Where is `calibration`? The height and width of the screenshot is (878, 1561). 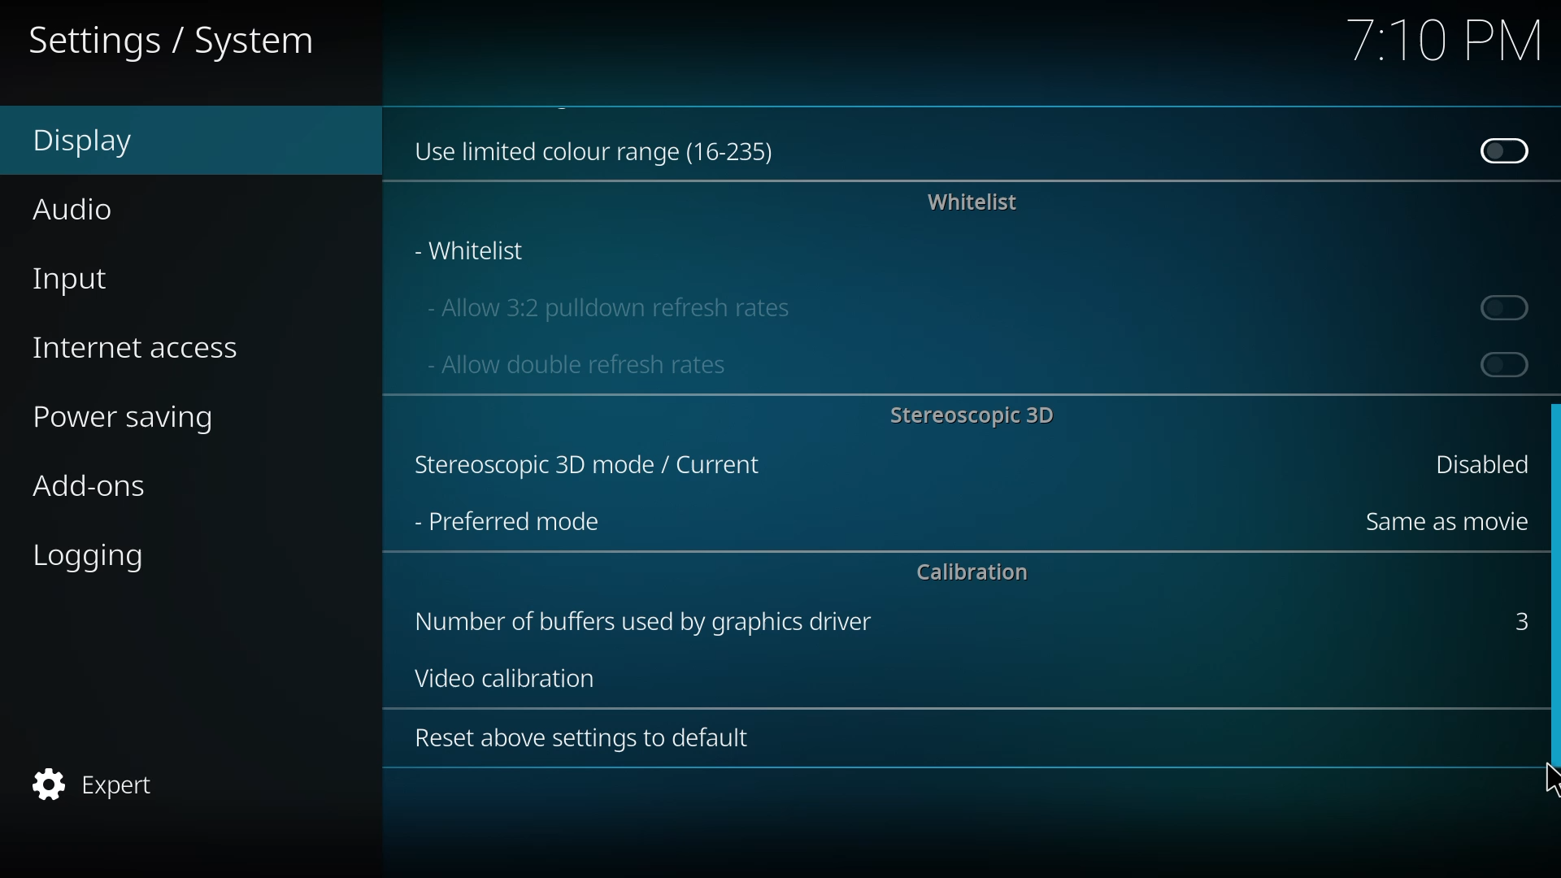 calibration is located at coordinates (972, 573).